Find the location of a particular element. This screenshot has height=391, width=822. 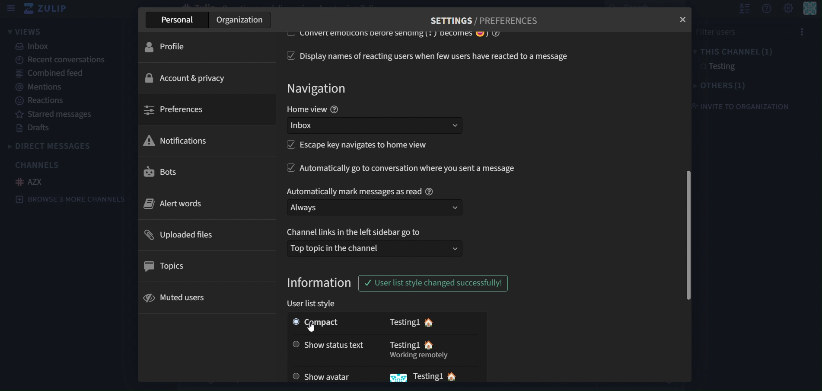

home view is located at coordinates (312, 110).